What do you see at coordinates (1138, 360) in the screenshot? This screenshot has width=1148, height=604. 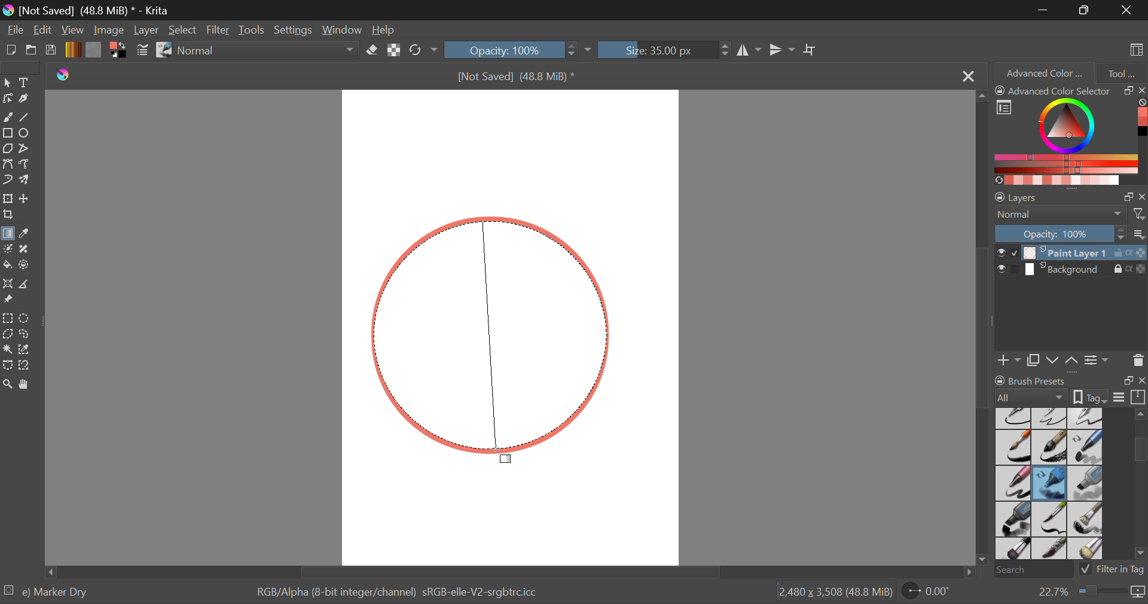 I see `Delete` at bounding box center [1138, 360].